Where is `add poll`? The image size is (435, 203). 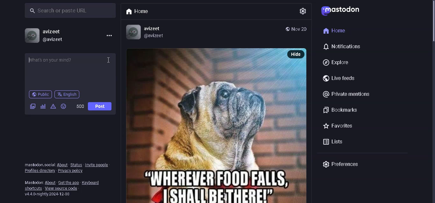 add poll is located at coordinates (43, 107).